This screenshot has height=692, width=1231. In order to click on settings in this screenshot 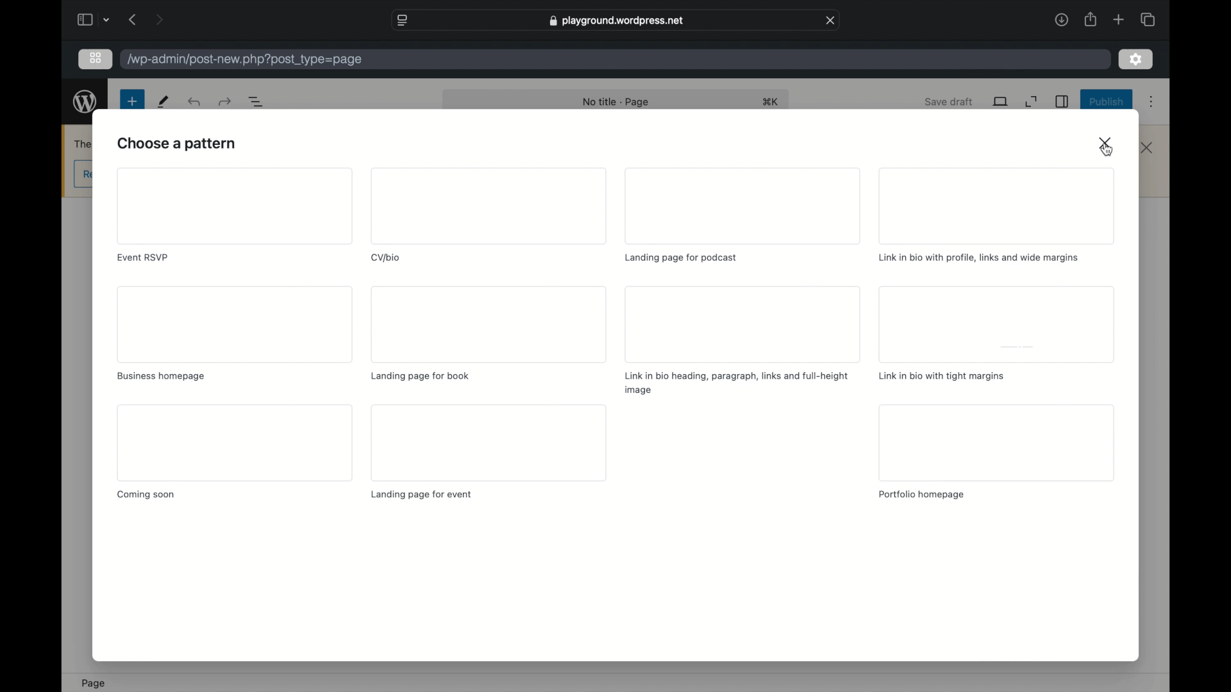, I will do `click(1137, 58)`.